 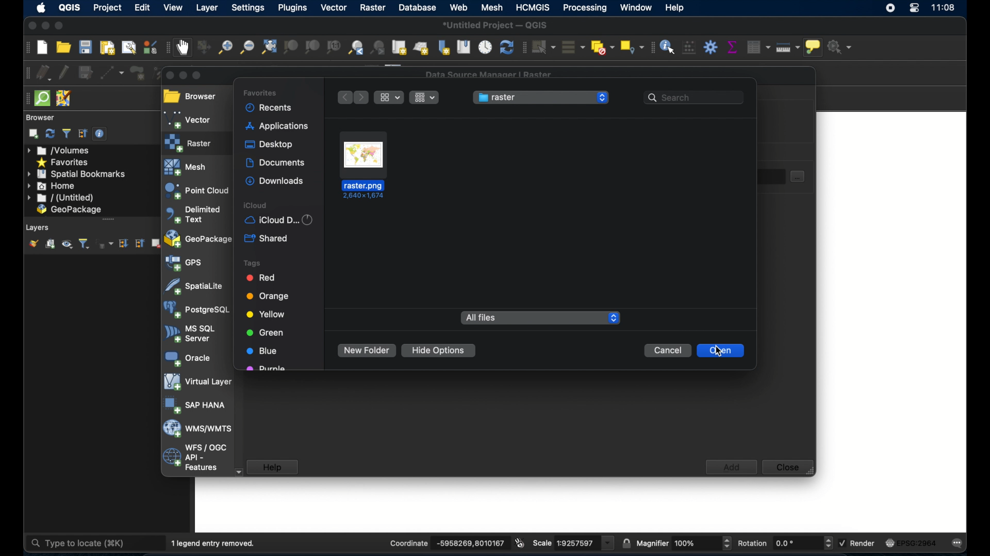 What do you see at coordinates (45, 26) in the screenshot?
I see `minimize` at bounding box center [45, 26].